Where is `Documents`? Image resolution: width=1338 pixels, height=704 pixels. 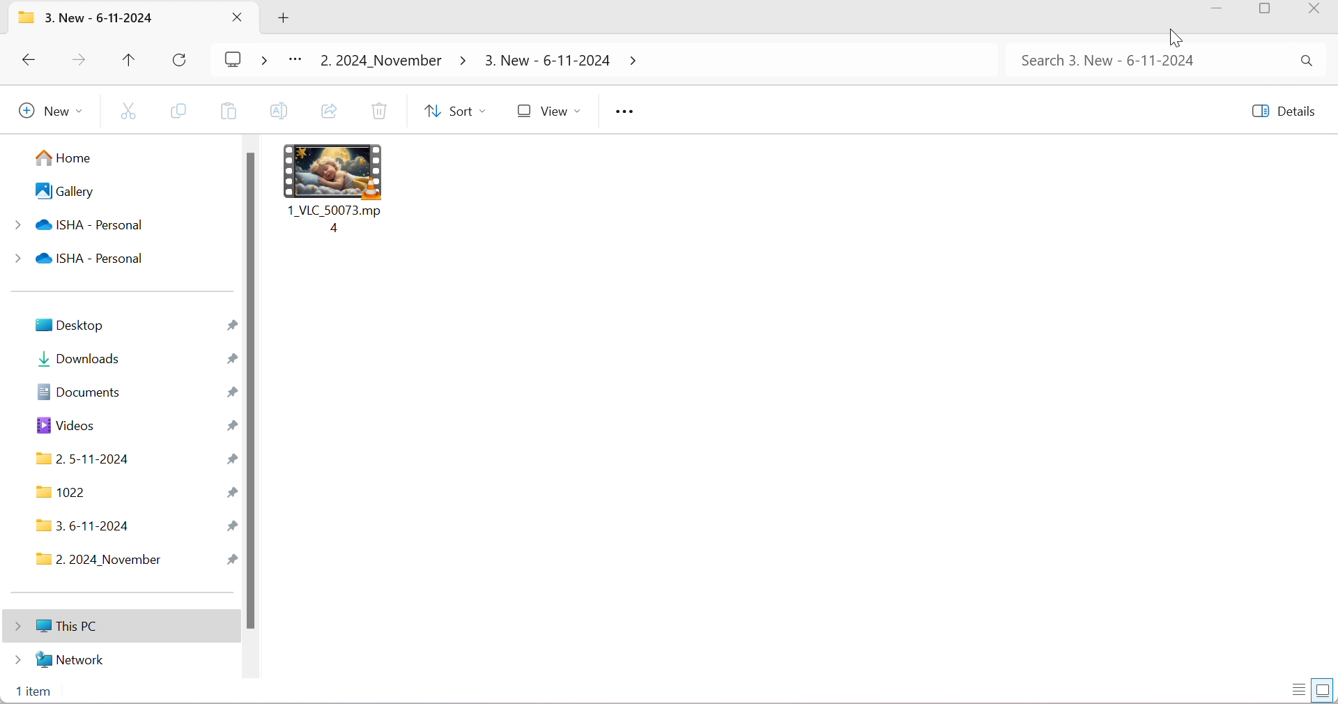 Documents is located at coordinates (80, 392).